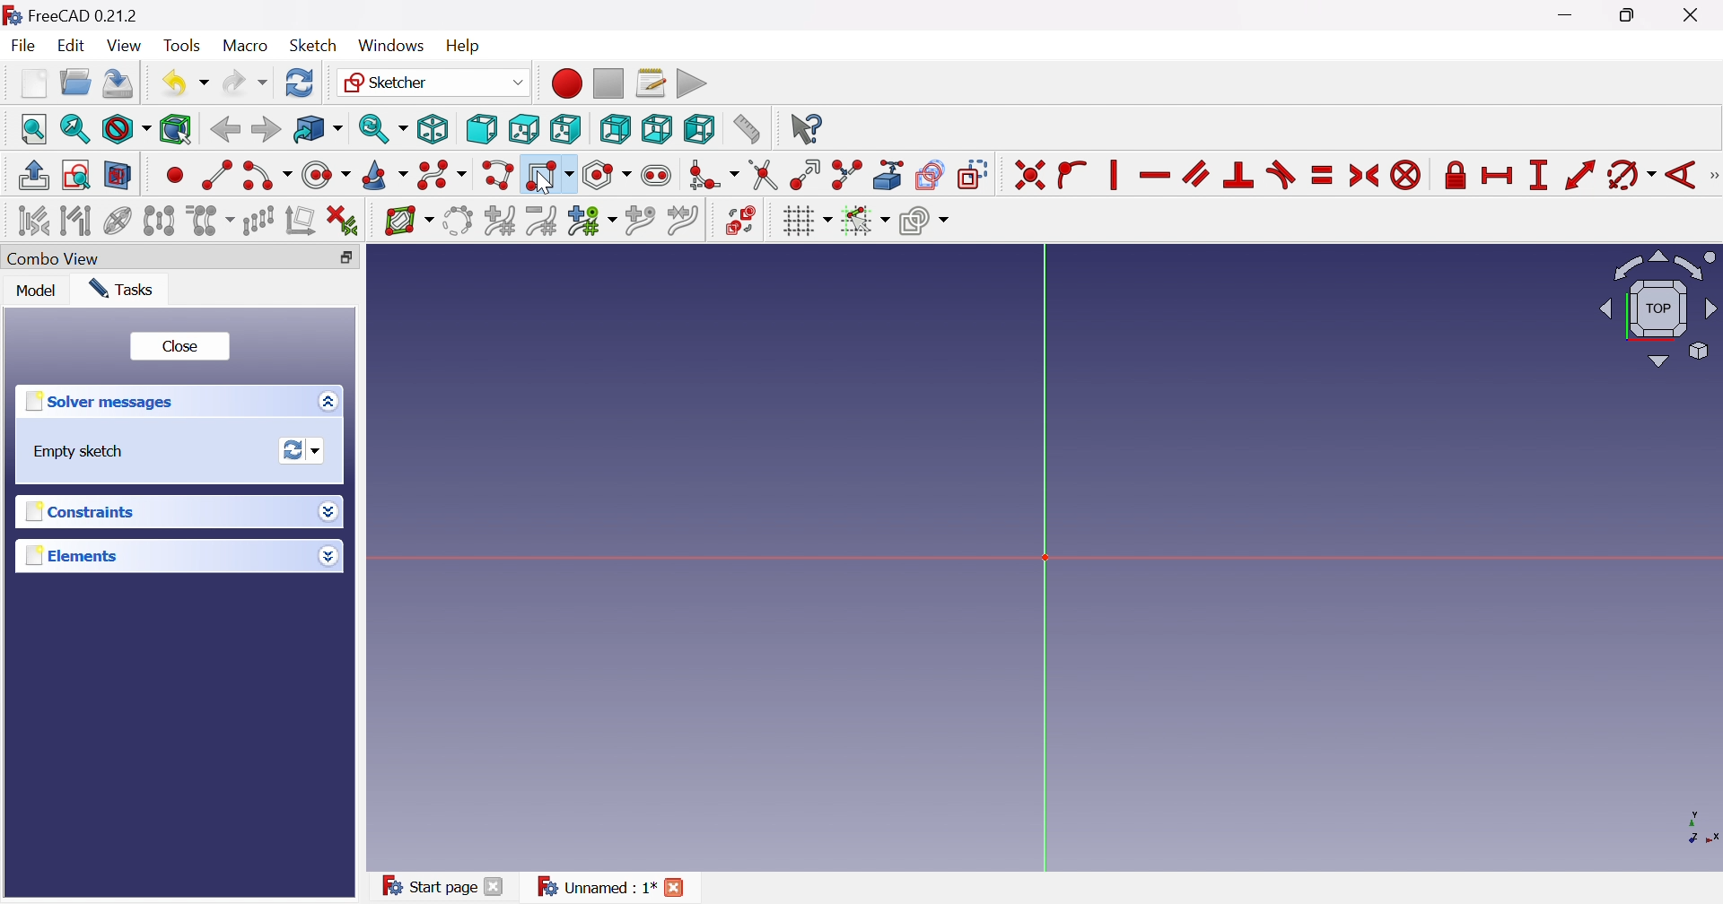  I want to click on Cursor, so click(546, 187).